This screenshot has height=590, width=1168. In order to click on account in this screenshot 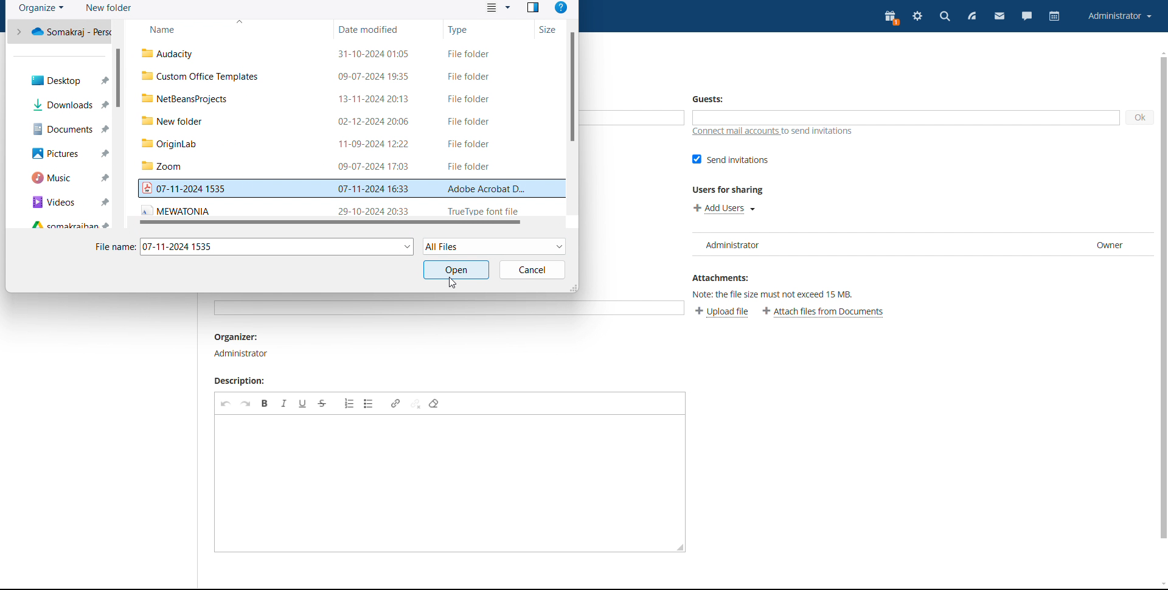, I will do `click(1120, 17)`.